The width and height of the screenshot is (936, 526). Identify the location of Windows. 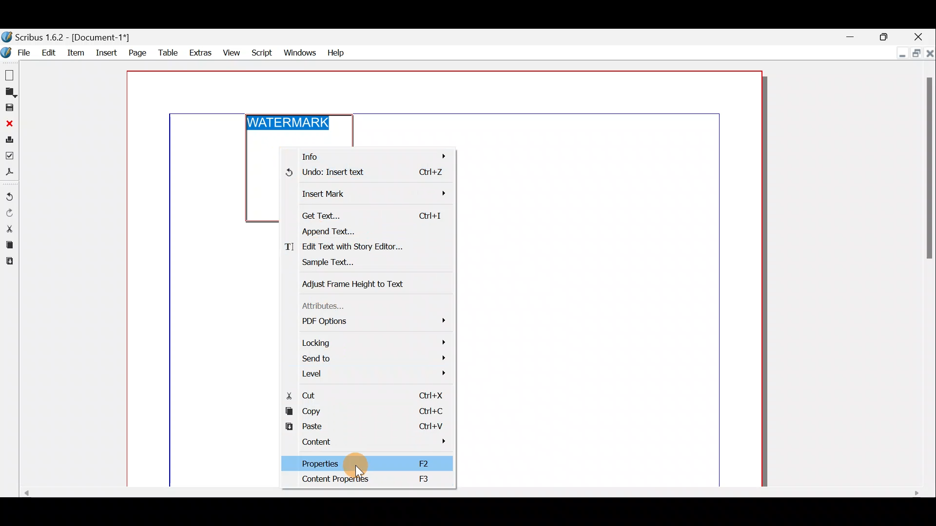
(300, 52).